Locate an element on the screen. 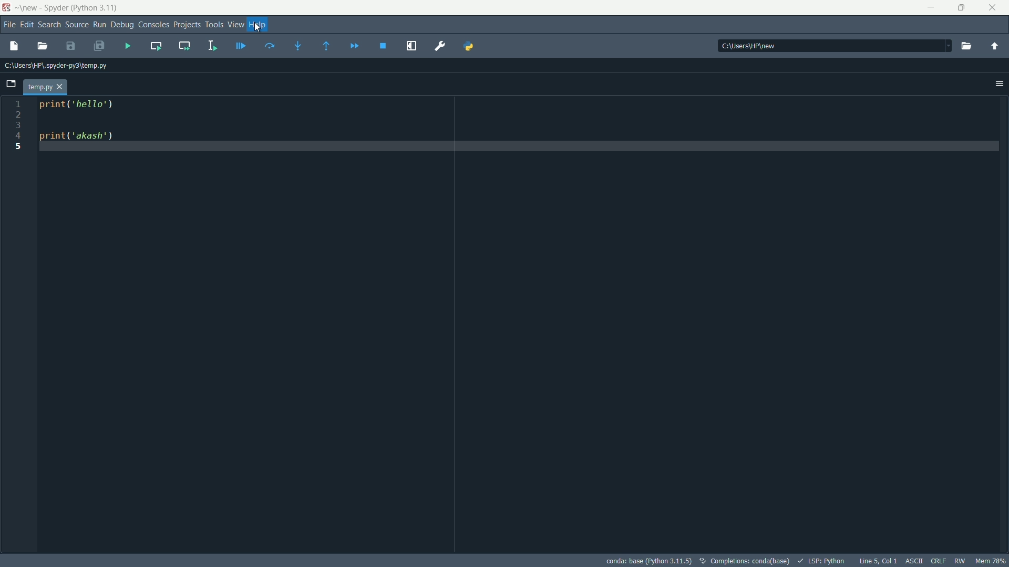 The height and width of the screenshot is (567, 1009). help menu is located at coordinates (259, 24).